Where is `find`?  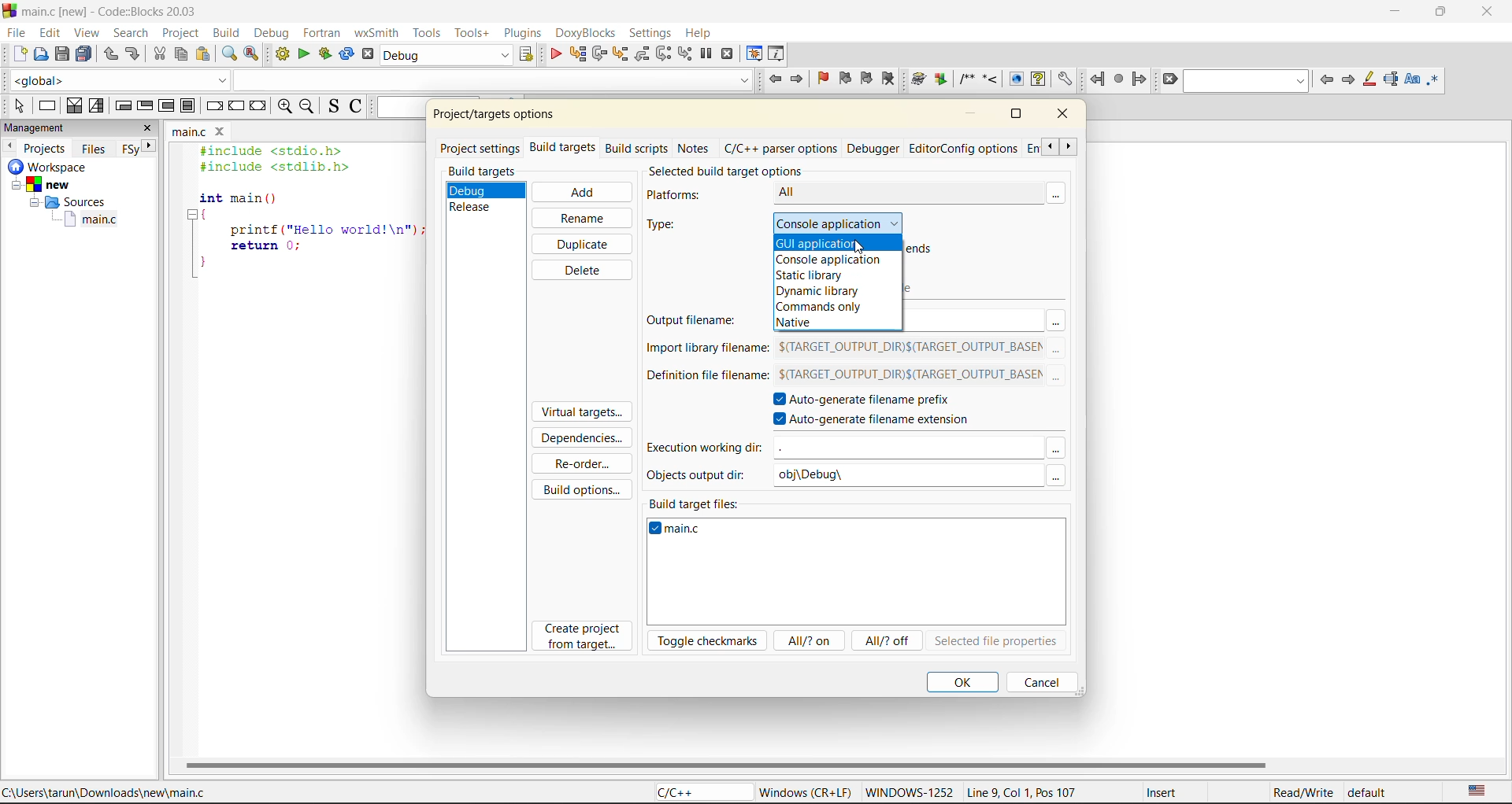
find is located at coordinates (228, 53).